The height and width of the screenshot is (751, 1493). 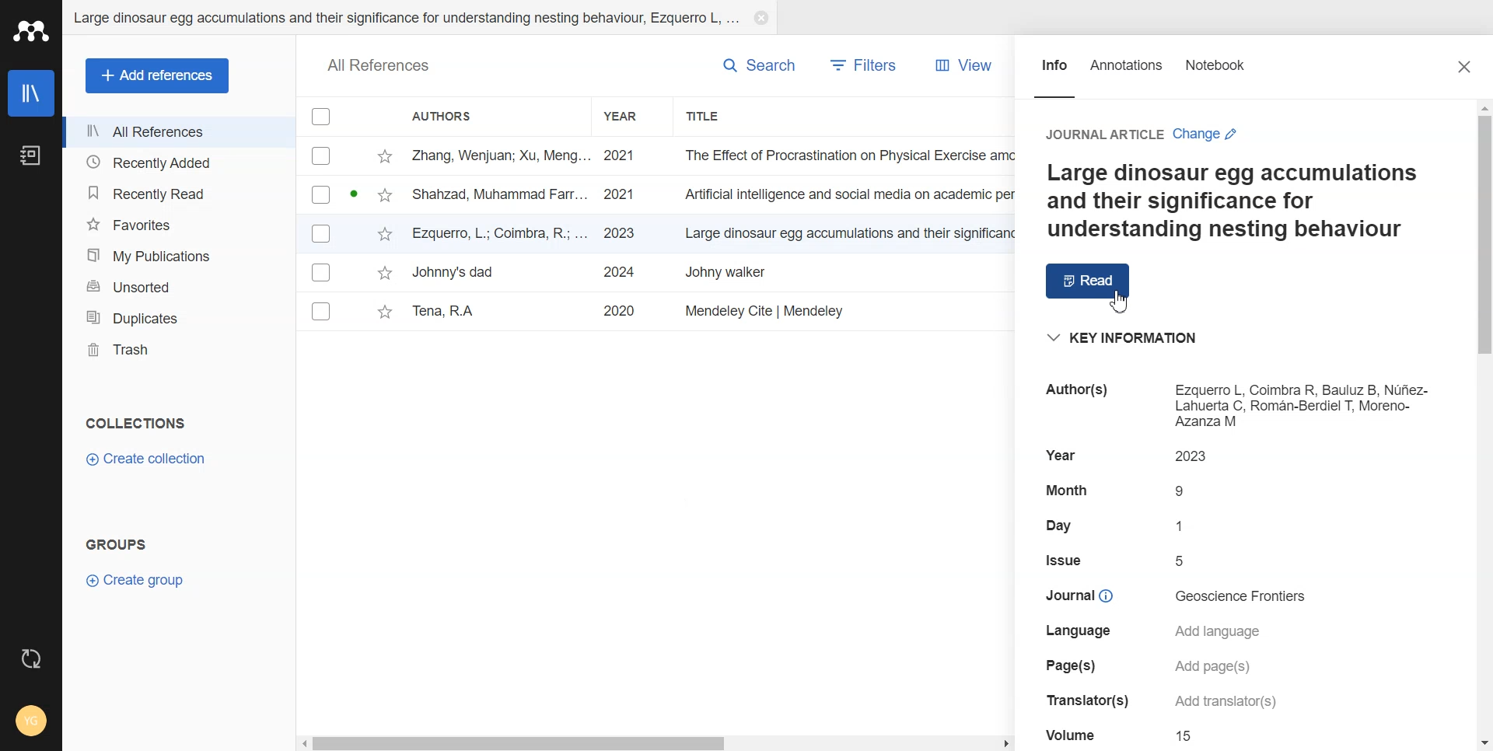 I want to click on text, so click(x=1071, y=665).